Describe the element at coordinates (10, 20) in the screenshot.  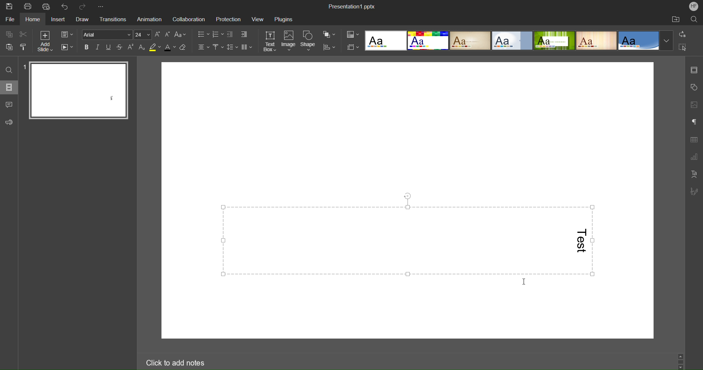
I see `File` at that location.